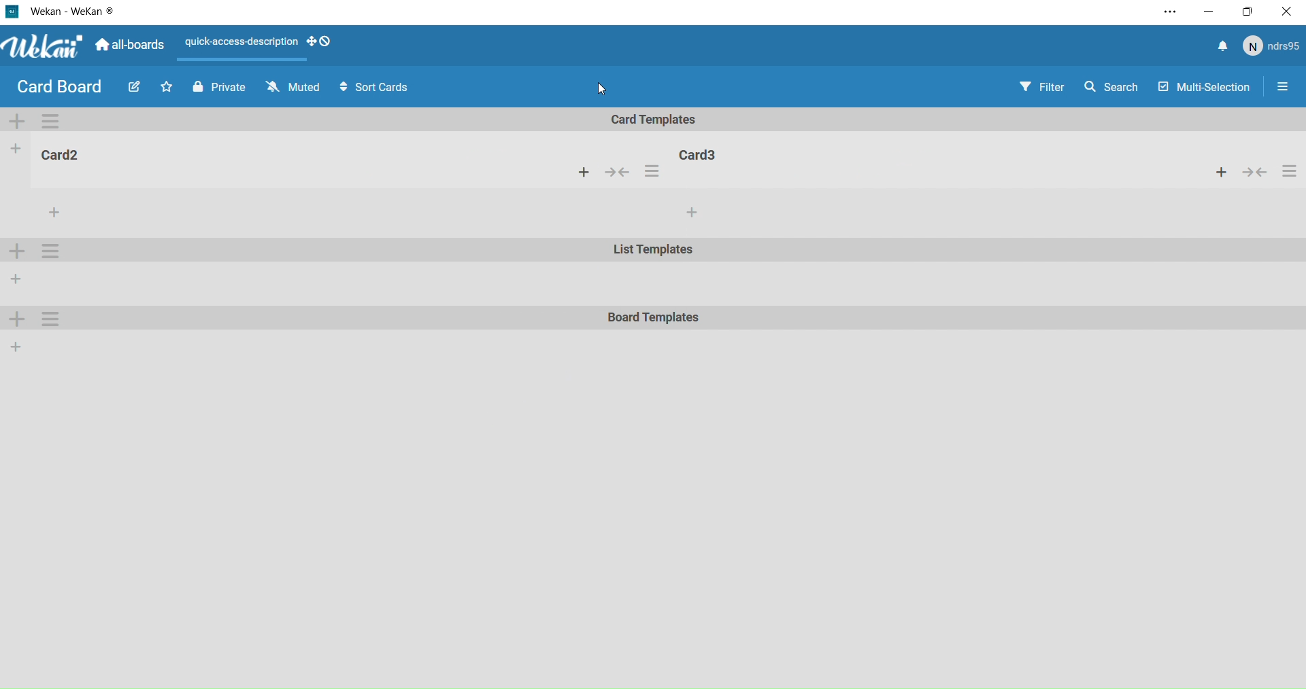  What do you see at coordinates (1288, 10) in the screenshot?
I see `Close` at bounding box center [1288, 10].